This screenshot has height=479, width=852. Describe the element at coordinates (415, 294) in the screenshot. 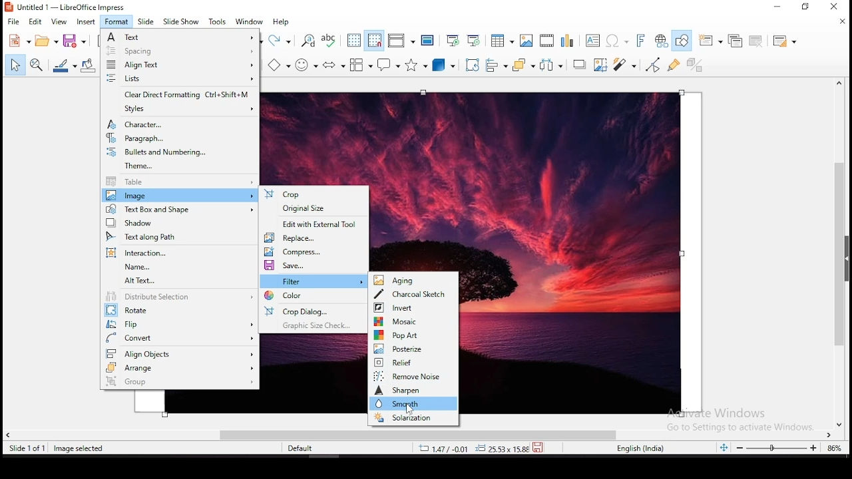

I see `charcoal sketch` at that location.